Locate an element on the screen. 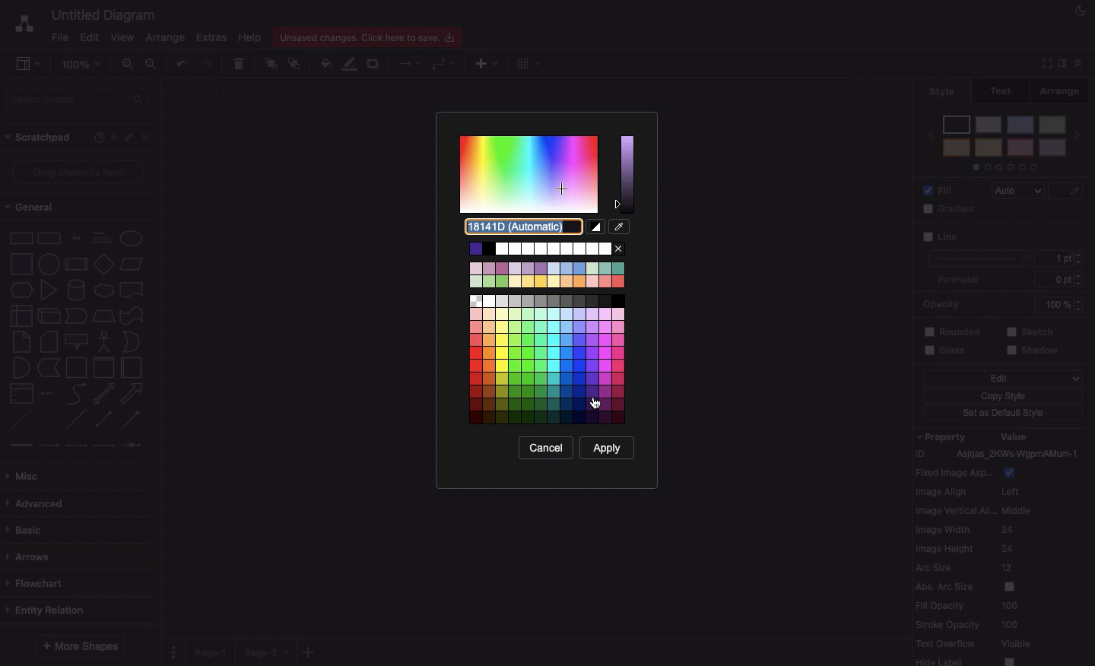 The image size is (1095, 666). Edit is located at coordinates (129, 138).